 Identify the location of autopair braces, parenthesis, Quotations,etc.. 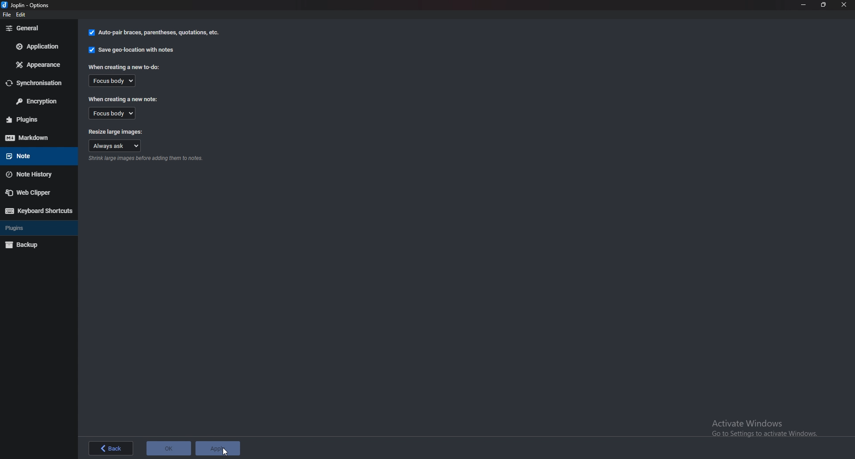
(153, 34).